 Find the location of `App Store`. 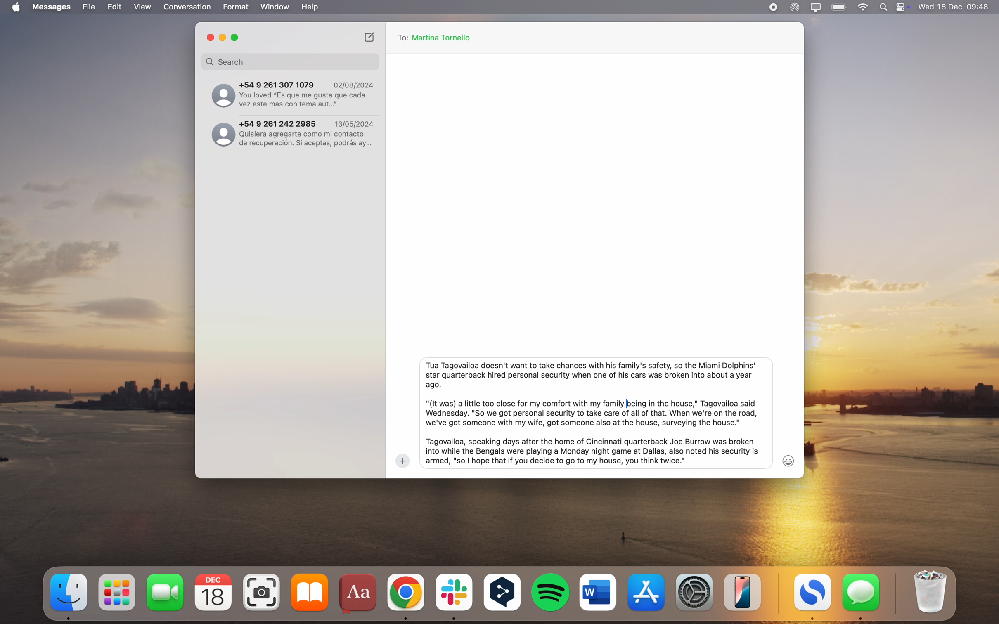

App Store is located at coordinates (648, 592).